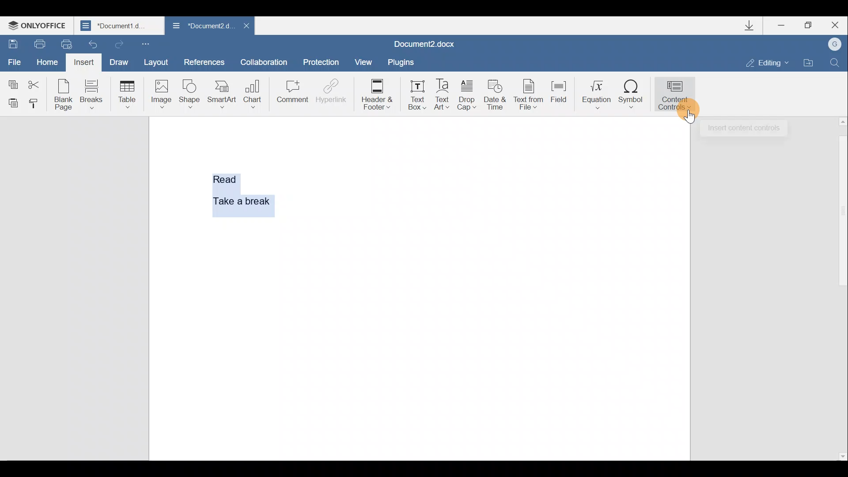  I want to click on Redo, so click(119, 44).